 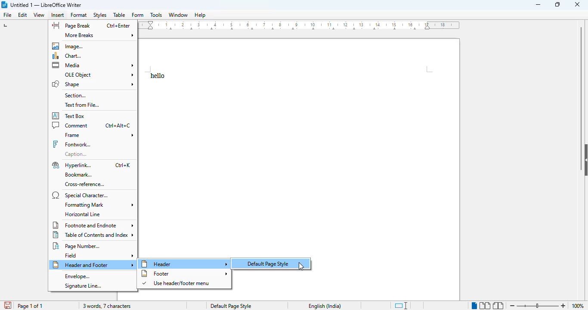 What do you see at coordinates (93, 225) in the screenshot?
I see `footnote and endnote` at bounding box center [93, 225].